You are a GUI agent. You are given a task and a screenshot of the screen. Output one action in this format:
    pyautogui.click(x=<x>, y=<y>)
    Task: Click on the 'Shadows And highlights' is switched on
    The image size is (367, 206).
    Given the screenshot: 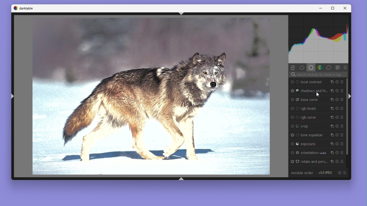 What is the action you would take?
    pyautogui.click(x=294, y=91)
    